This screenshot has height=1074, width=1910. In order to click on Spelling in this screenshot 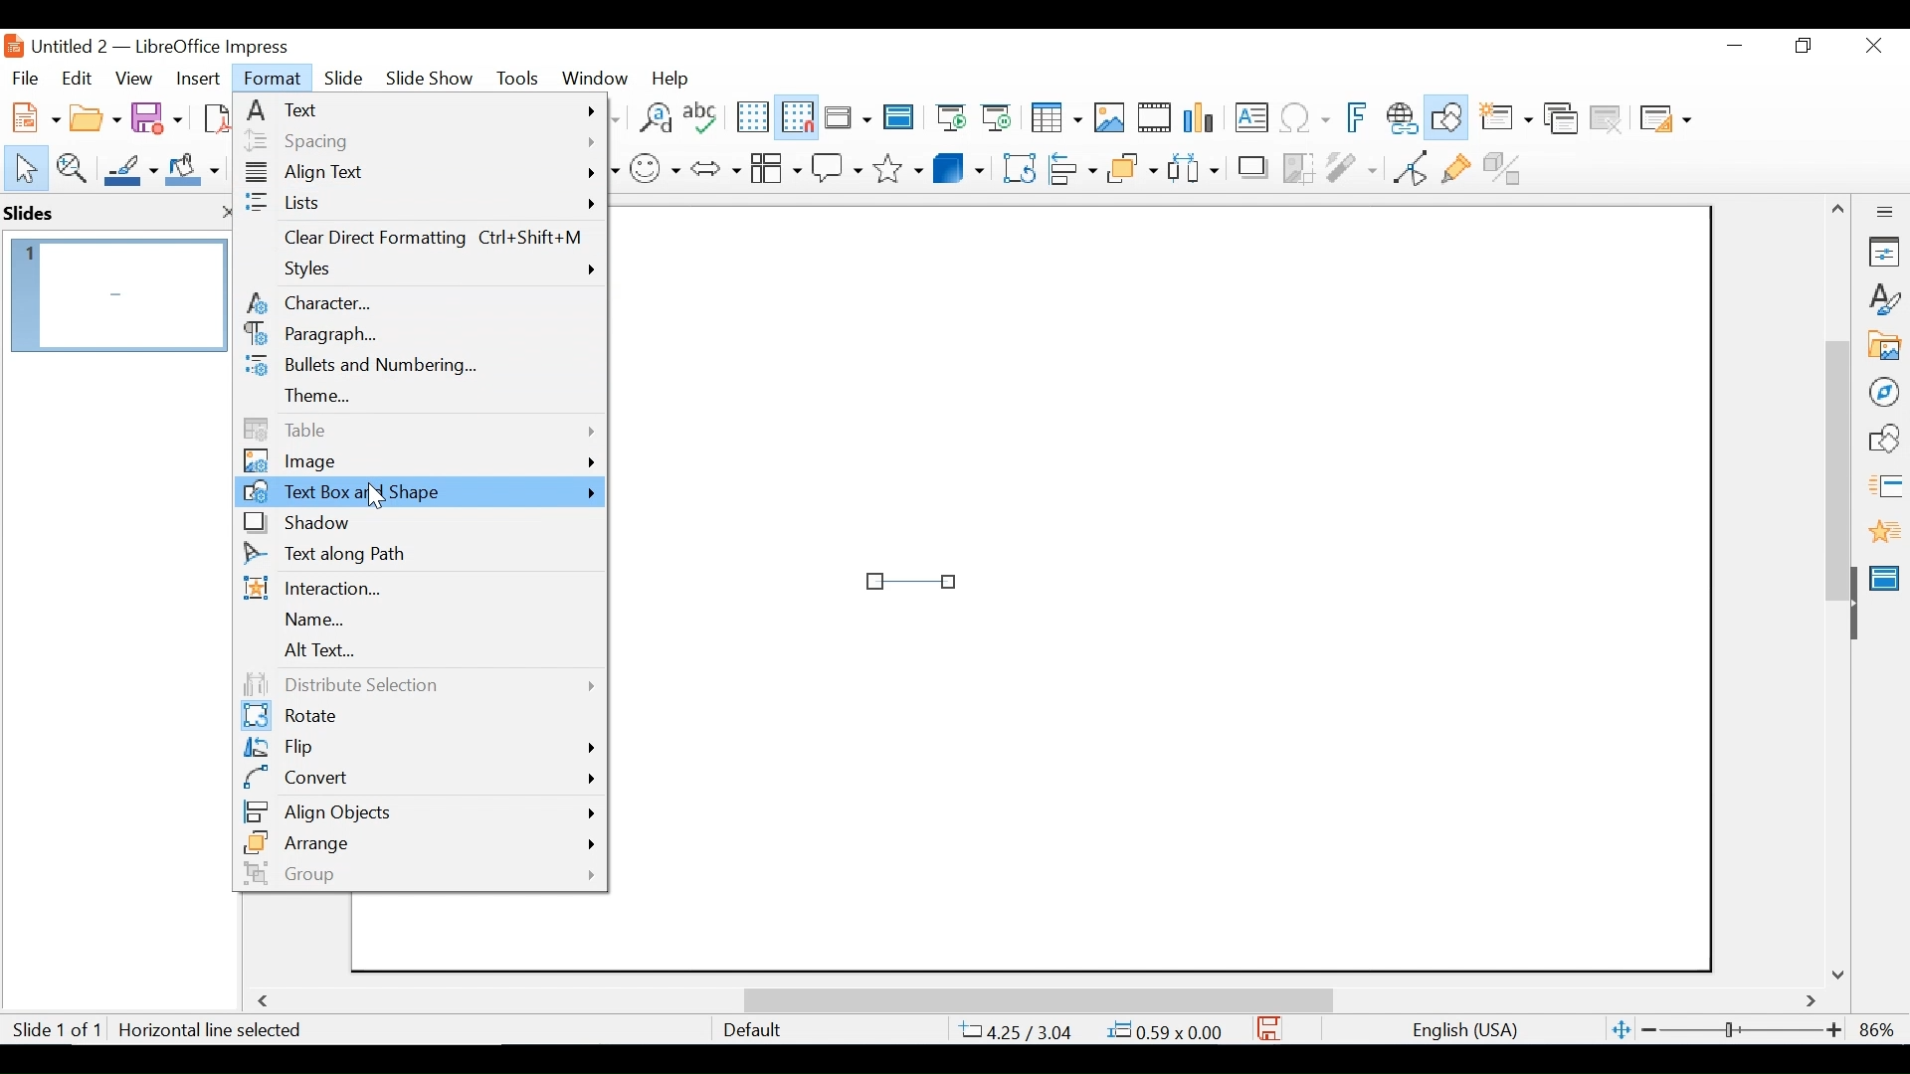, I will do `click(703, 116)`.